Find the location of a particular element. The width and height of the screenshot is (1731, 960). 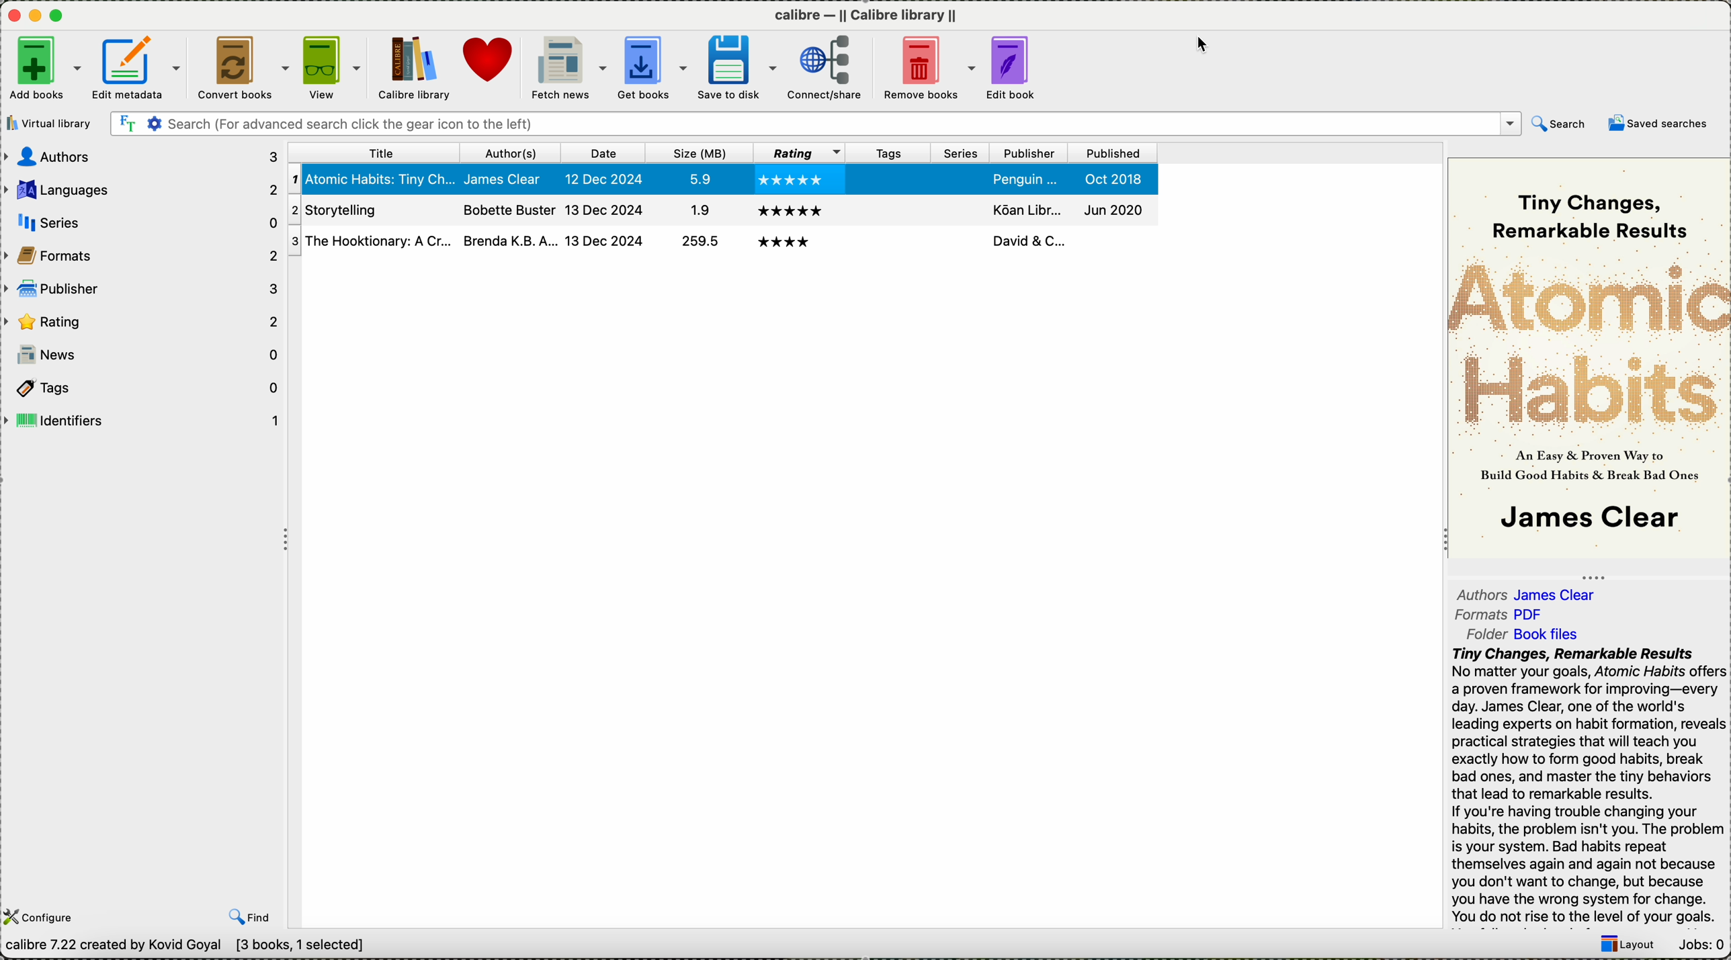

formats PDF is located at coordinates (1478, 615).